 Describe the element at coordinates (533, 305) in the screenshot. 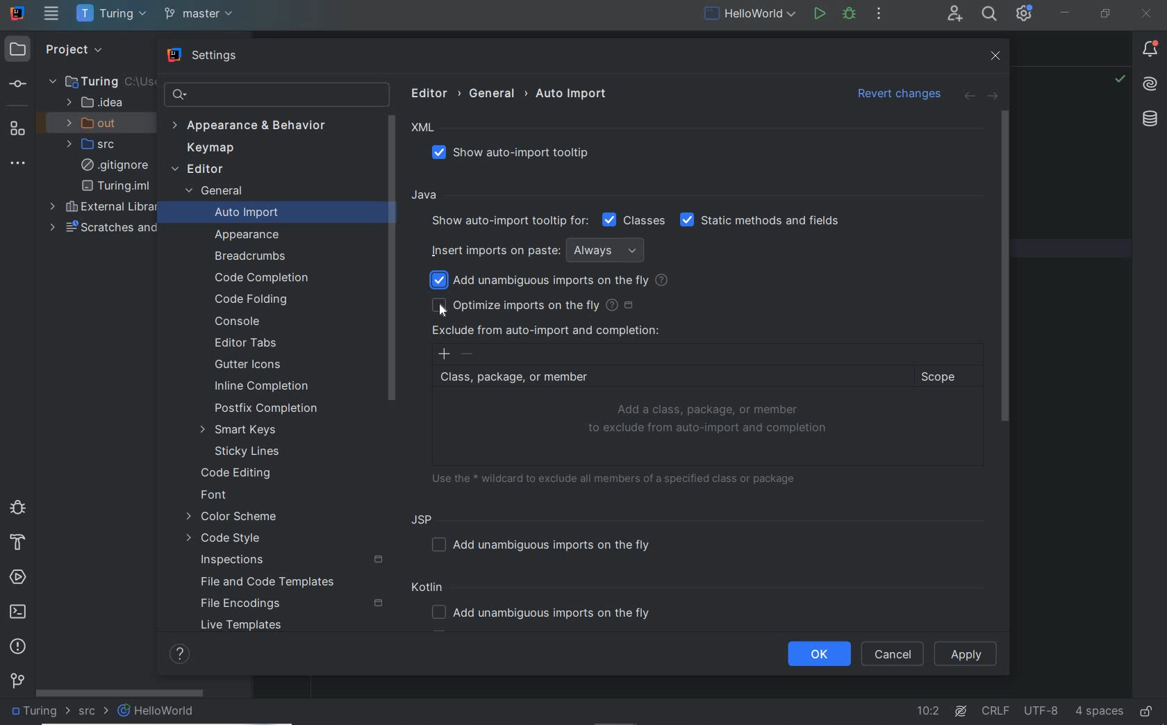

I see `OPTIMIZE IMPORTS ON THE FLY` at that location.